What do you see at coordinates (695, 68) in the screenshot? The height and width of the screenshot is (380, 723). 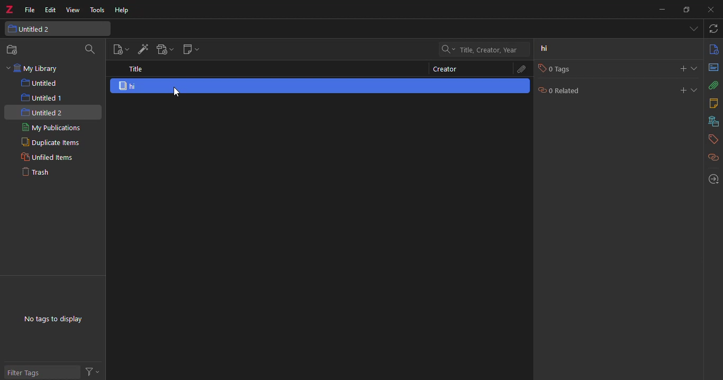 I see `expand` at bounding box center [695, 68].